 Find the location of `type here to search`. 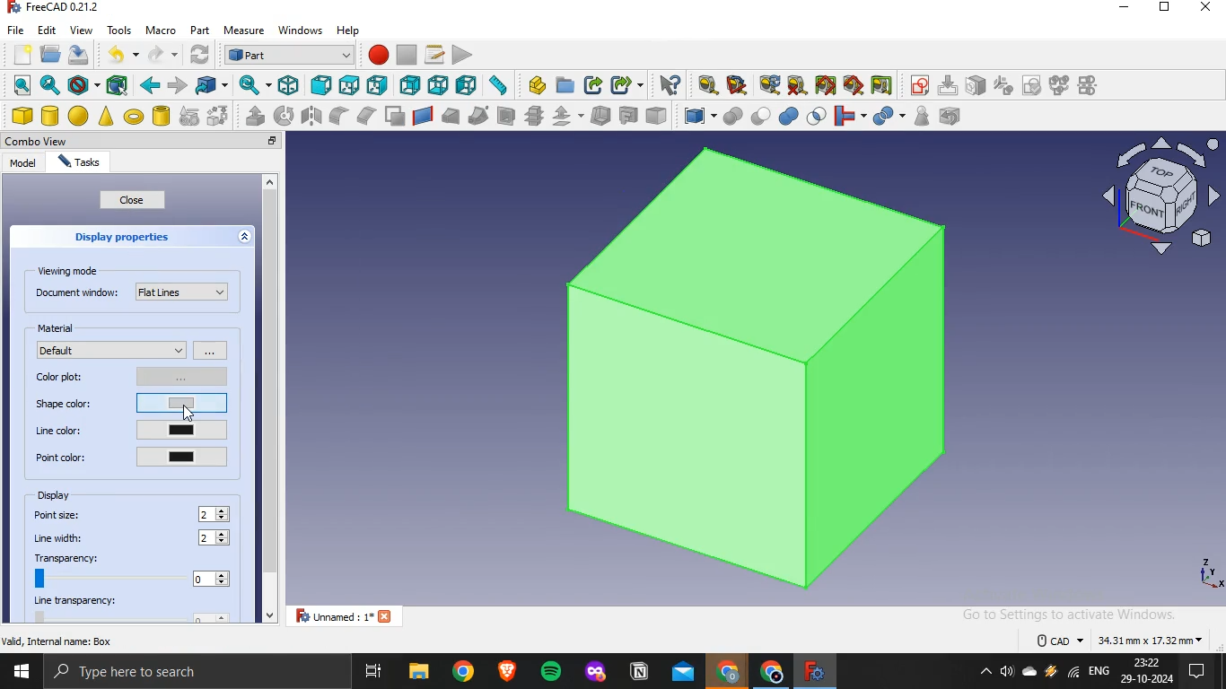

type here to search is located at coordinates (132, 673).